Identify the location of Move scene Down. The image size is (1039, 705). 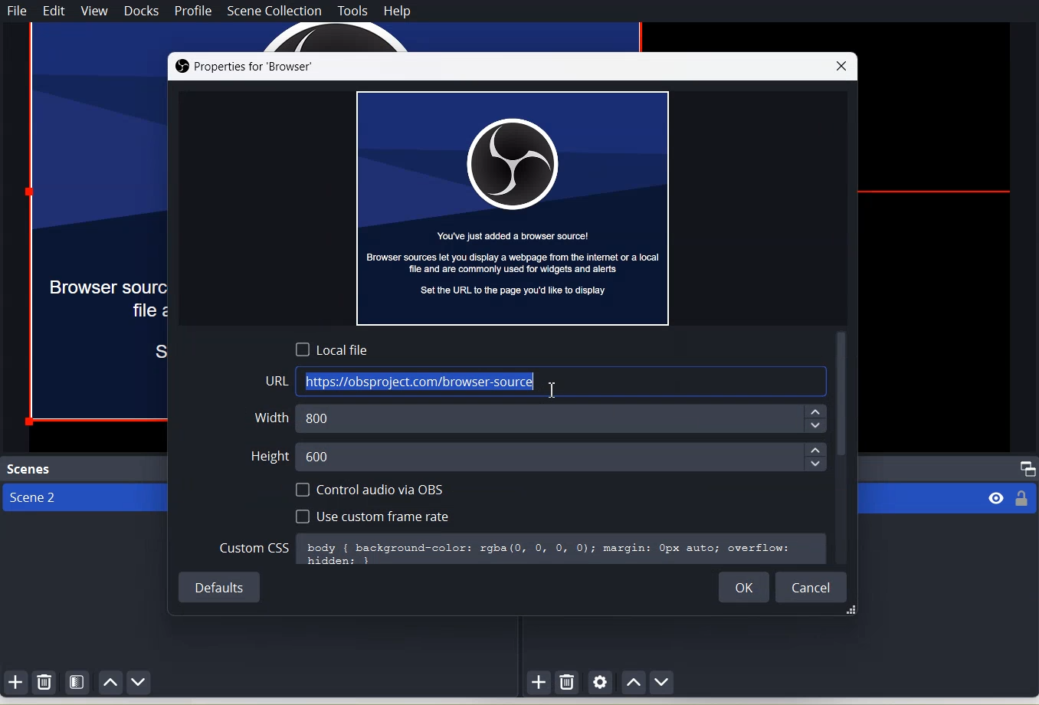
(139, 682).